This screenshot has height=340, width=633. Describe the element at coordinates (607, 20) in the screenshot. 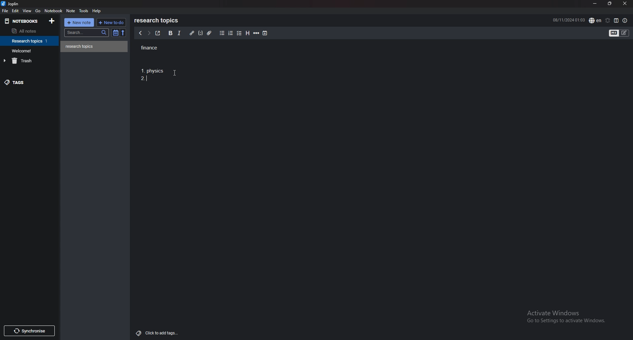

I see `set alarm` at that location.